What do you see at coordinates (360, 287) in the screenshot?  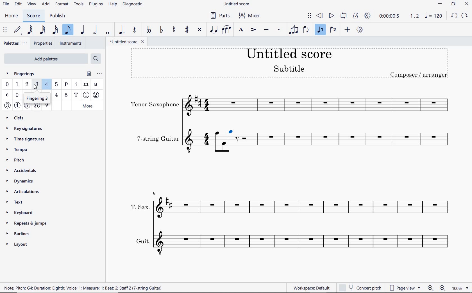 I see `concert pitch` at bounding box center [360, 287].